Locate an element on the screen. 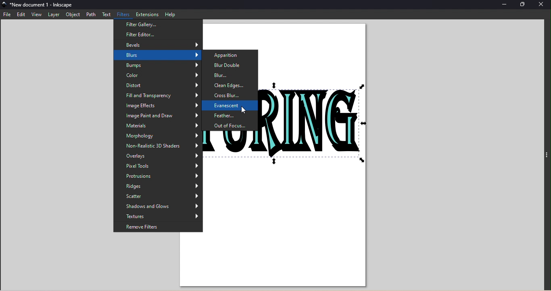 The height and width of the screenshot is (291, 551). Help is located at coordinates (171, 14).